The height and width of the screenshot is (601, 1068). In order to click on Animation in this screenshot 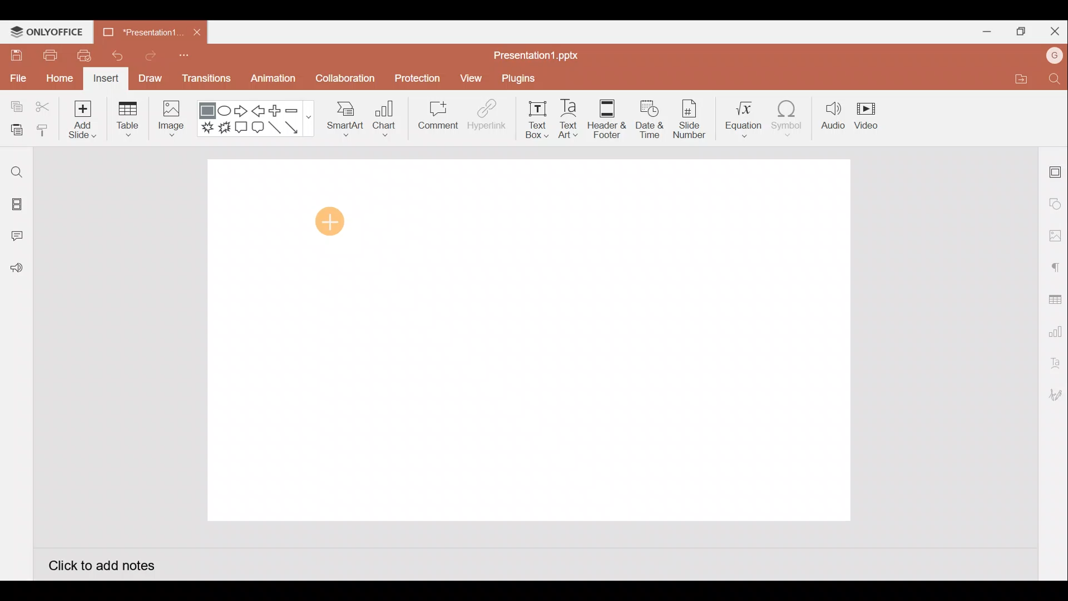, I will do `click(274, 81)`.